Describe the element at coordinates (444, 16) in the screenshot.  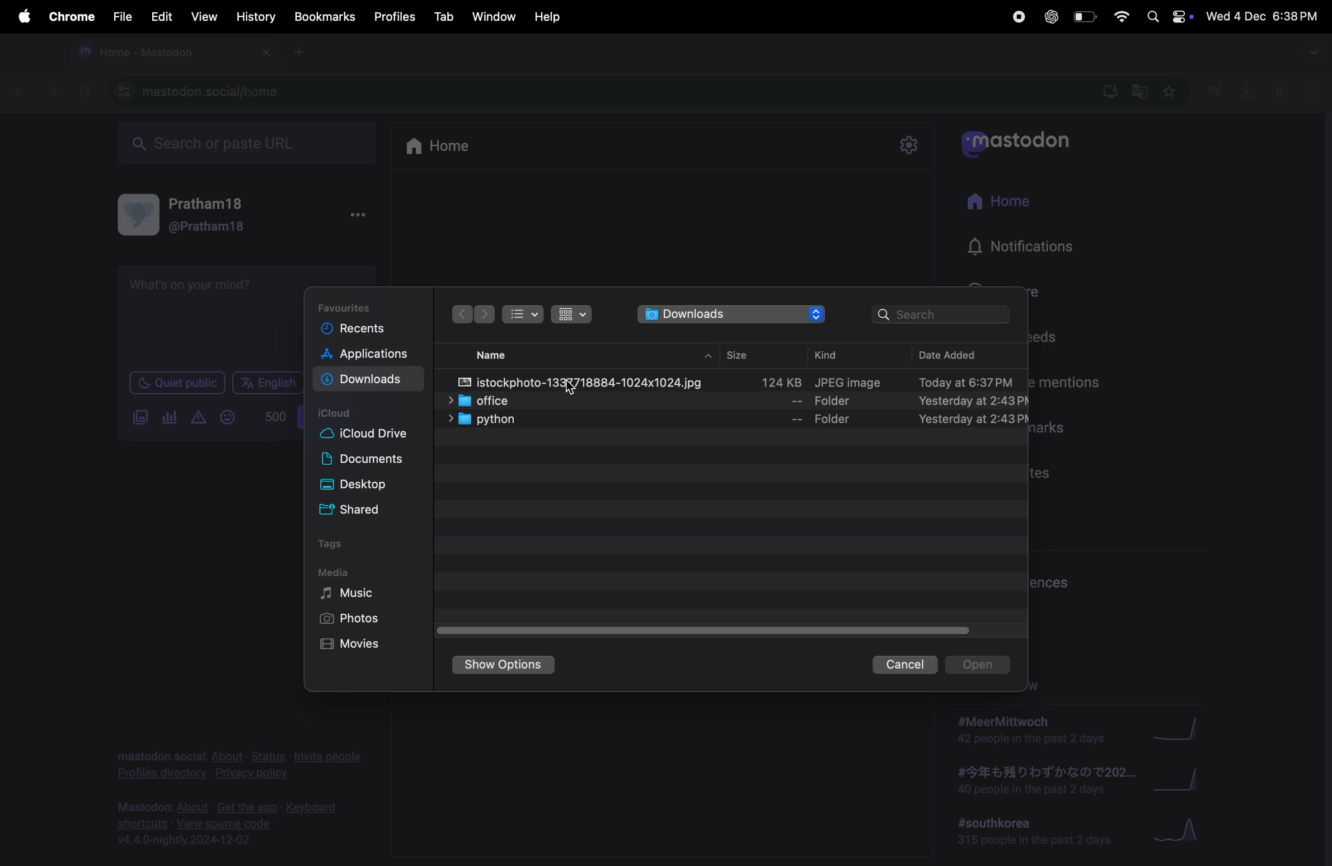
I see `tab` at that location.